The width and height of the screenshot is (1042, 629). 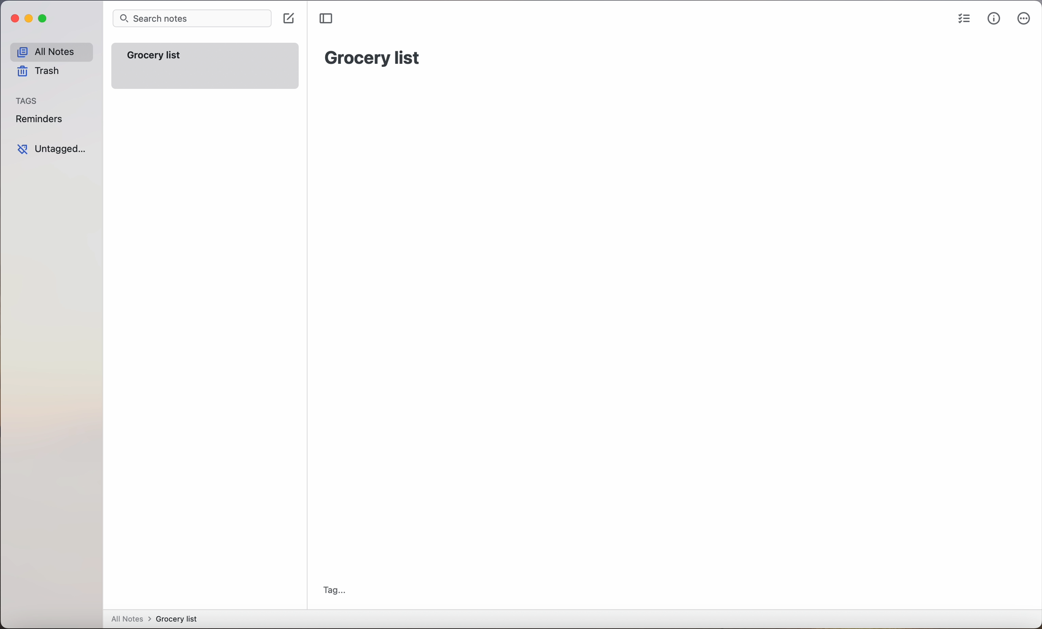 What do you see at coordinates (14, 19) in the screenshot?
I see `close app` at bounding box center [14, 19].